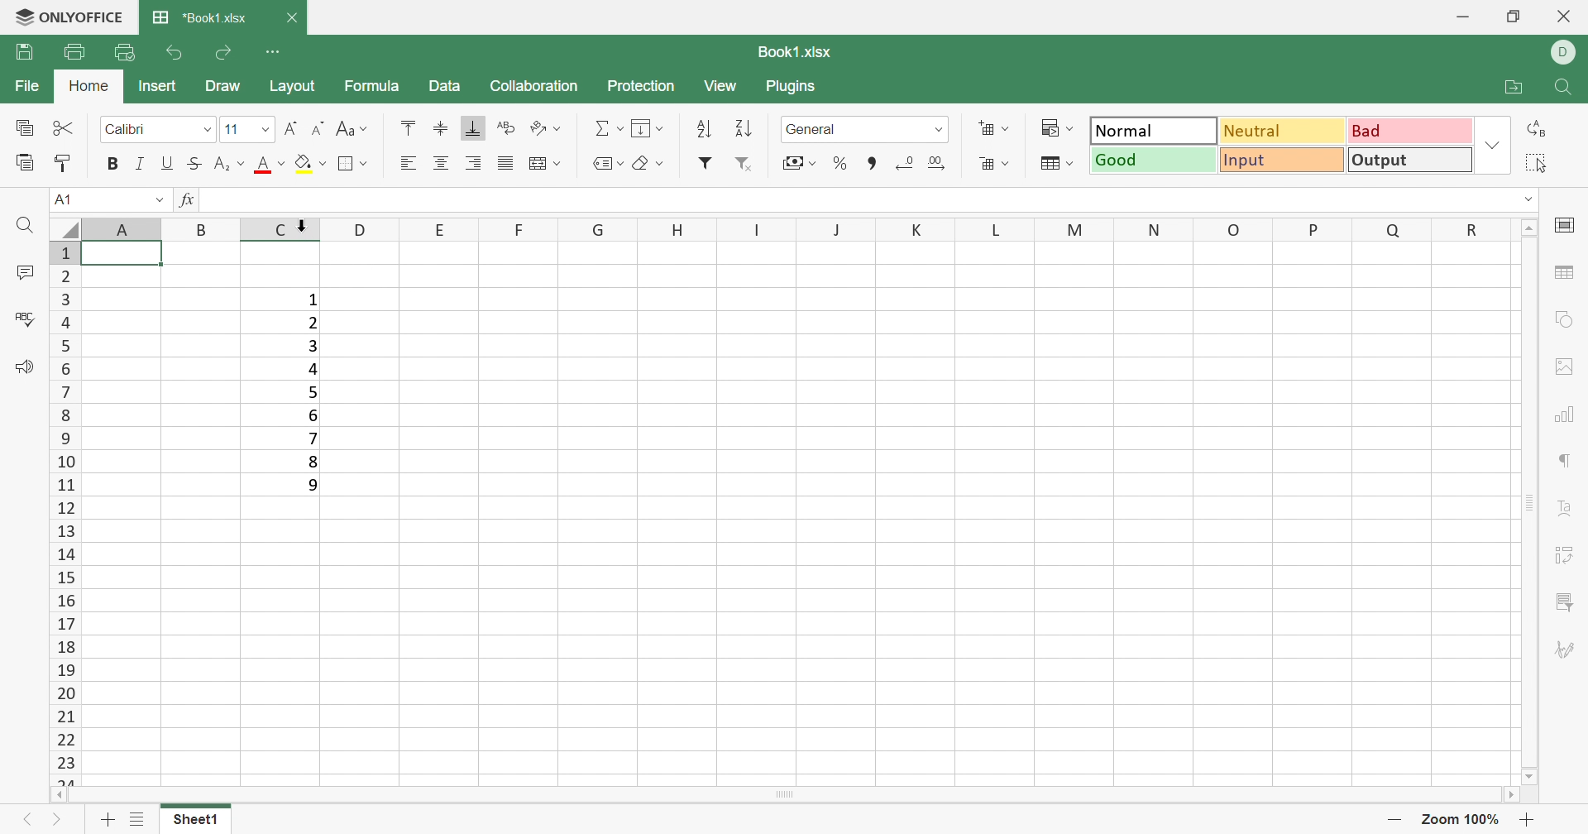 The width and height of the screenshot is (1588, 834). Describe the element at coordinates (315, 437) in the screenshot. I see `7` at that location.